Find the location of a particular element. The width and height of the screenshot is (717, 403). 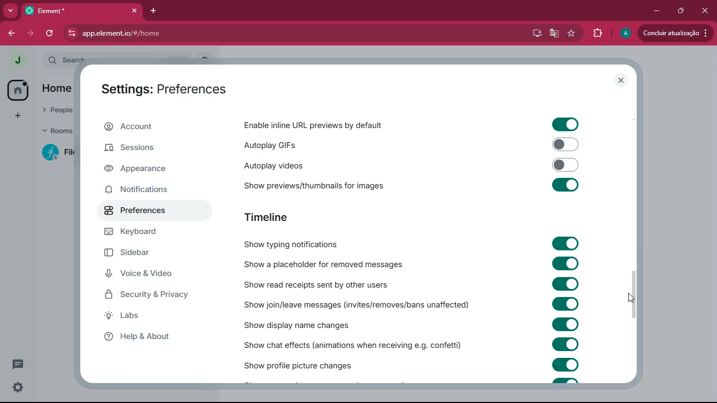

threads is located at coordinates (17, 365).